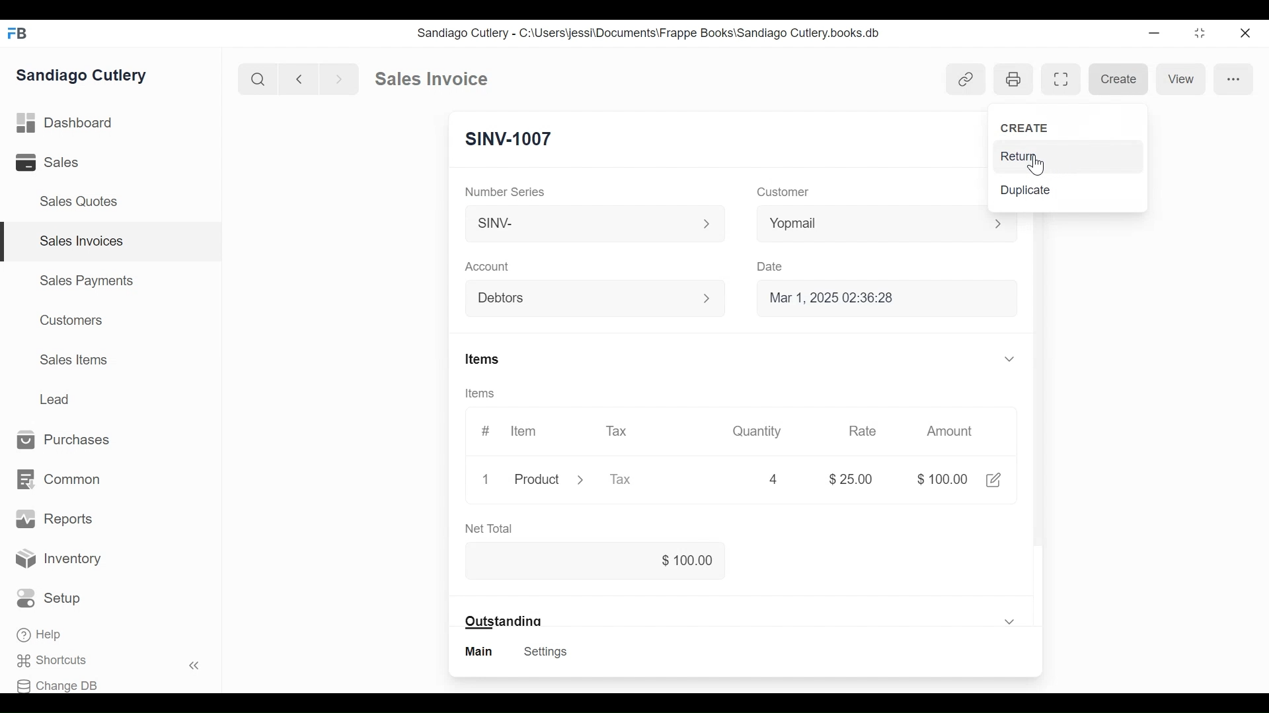  Describe the element at coordinates (87, 281) in the screenshot. I see `Sales Payments` at that location.